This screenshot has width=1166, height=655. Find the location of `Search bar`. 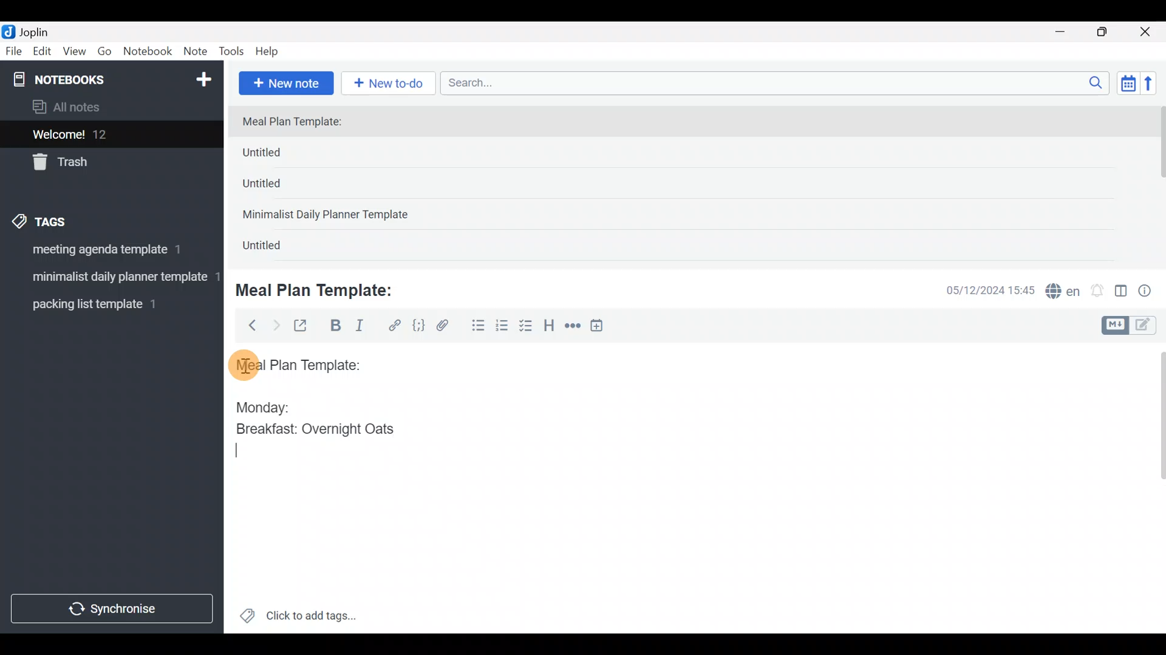

Search bar is located at coordinates (778, 81).